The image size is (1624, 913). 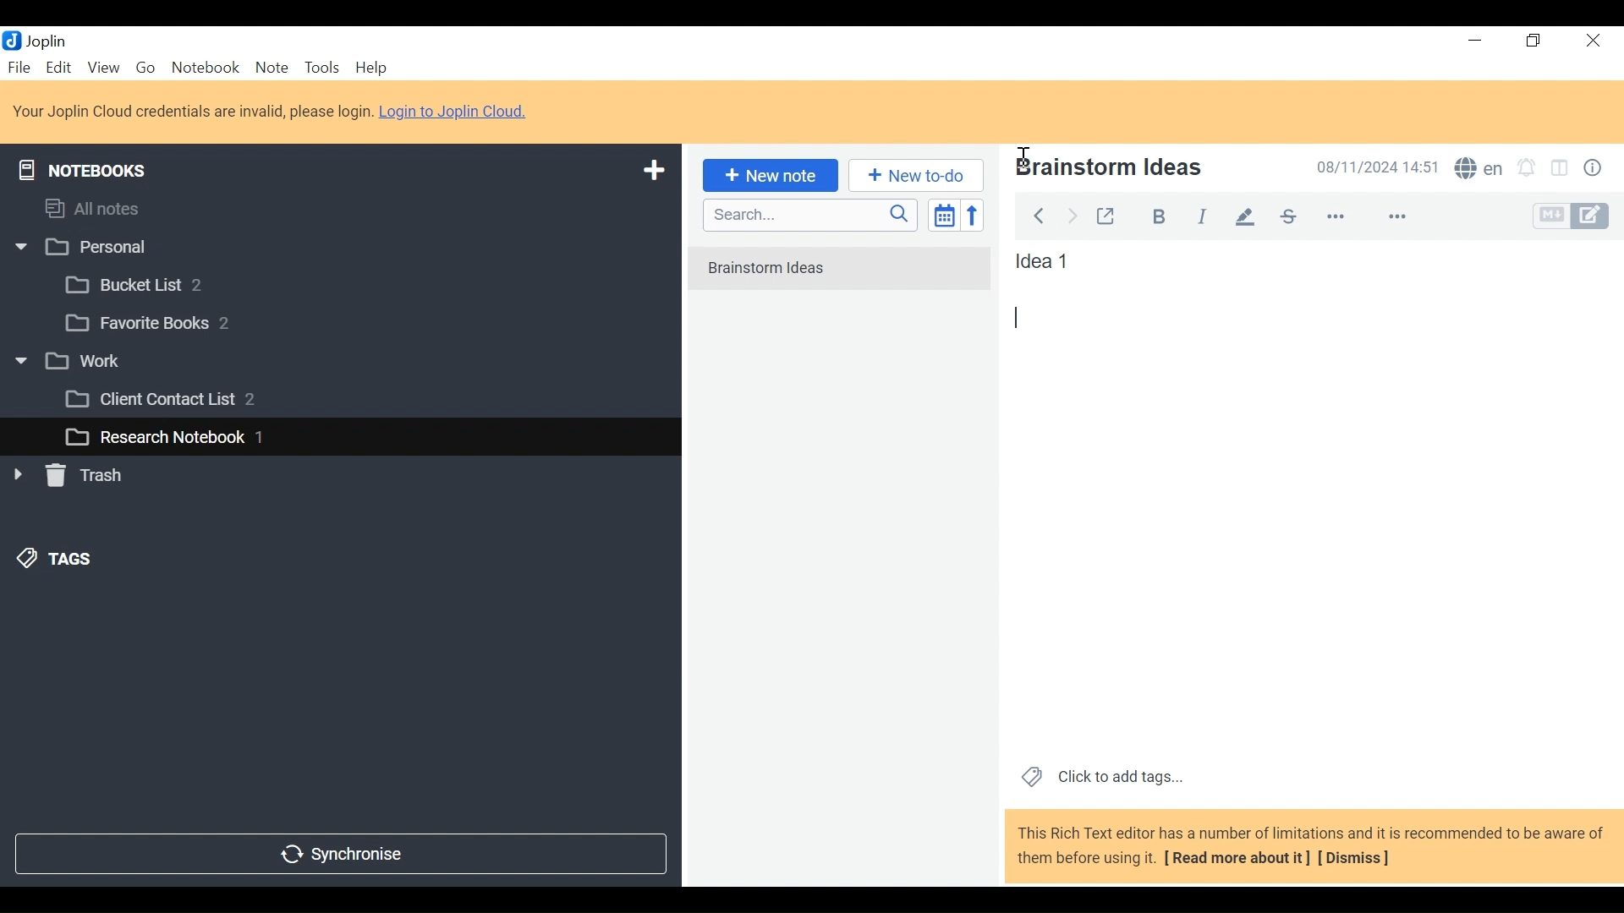 What do you see at coordinates (1106, 213) in the screenshot?
I see `Toggle external editing` at bounding box center [1106, 213].